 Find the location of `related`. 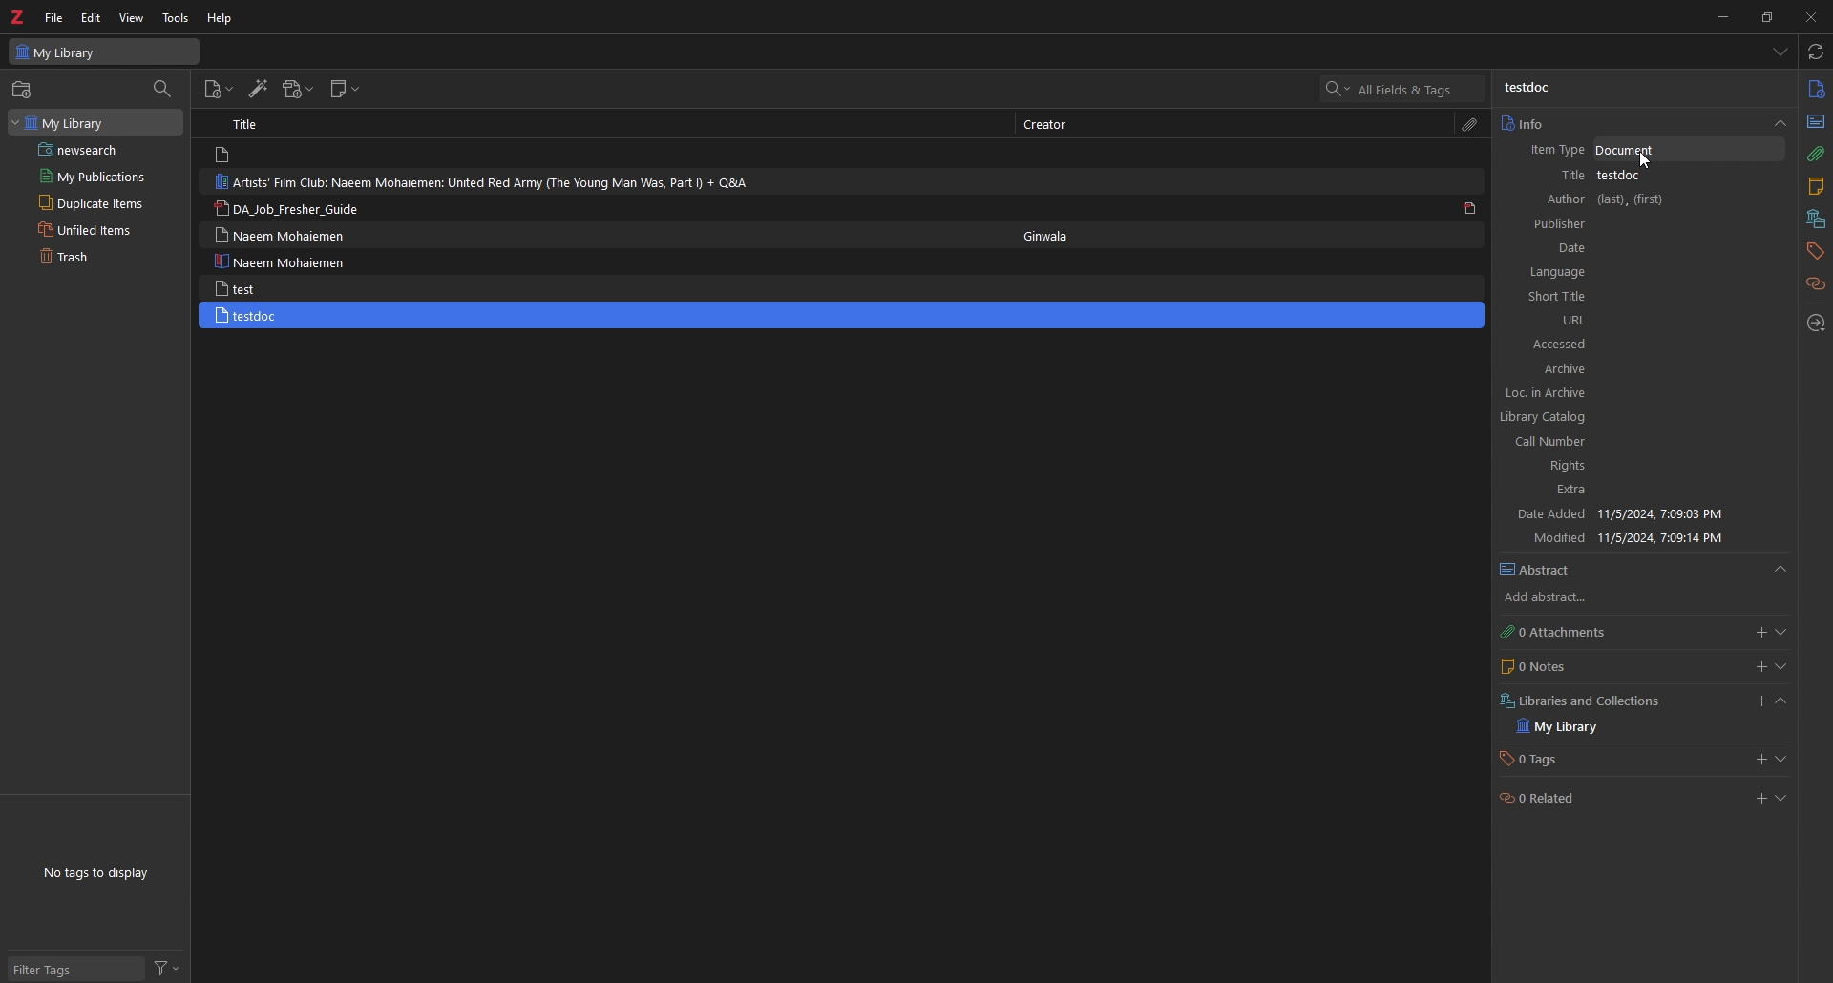

related is located at coordinates (1817, 284).